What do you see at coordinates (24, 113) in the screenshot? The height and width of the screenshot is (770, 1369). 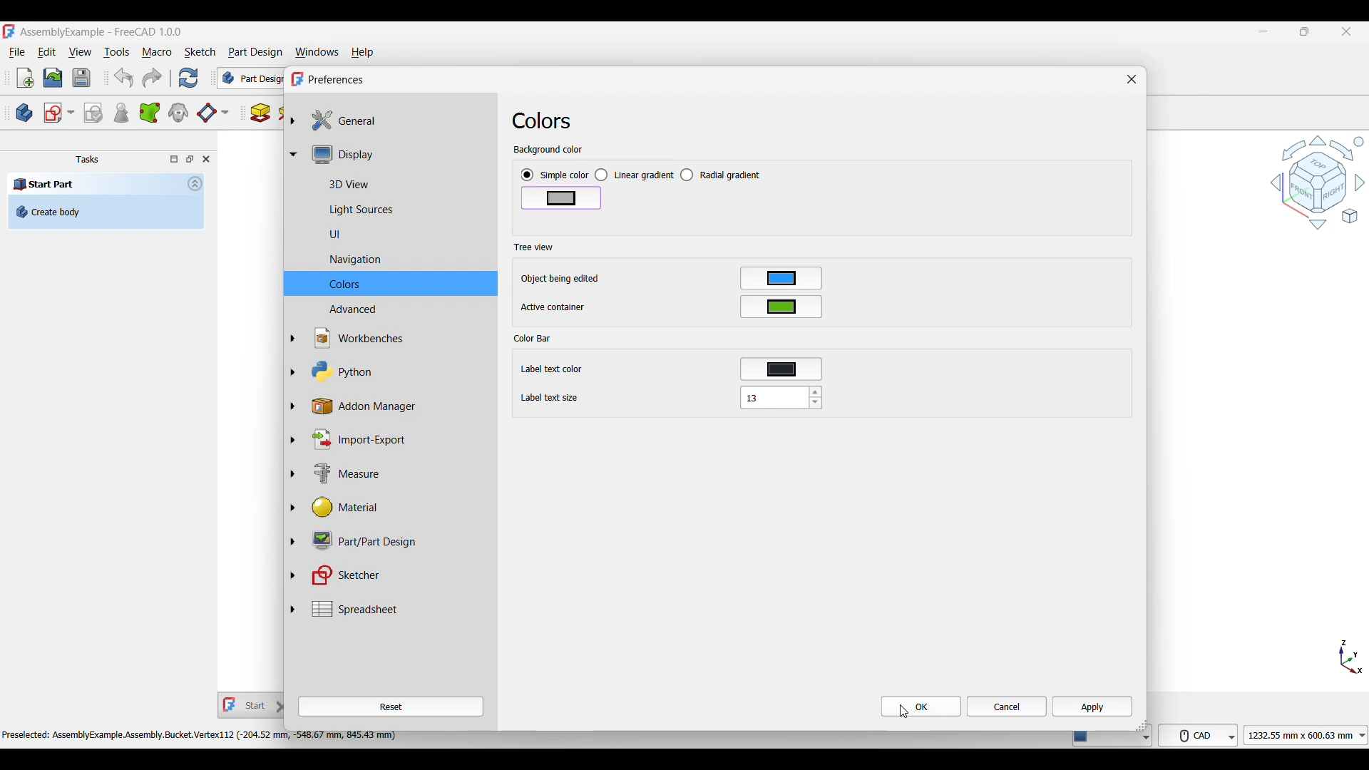 I see `Create body` at bounding box center [24, 113].